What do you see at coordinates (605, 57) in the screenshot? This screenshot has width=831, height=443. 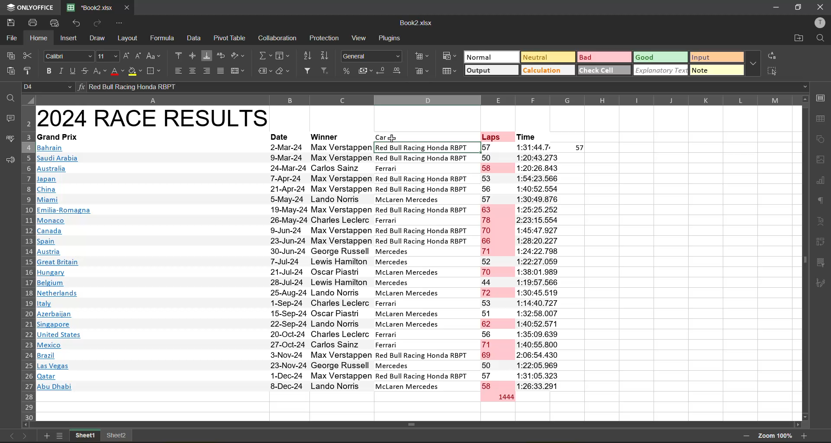 I see `bad` at bounding box center [605, 57].